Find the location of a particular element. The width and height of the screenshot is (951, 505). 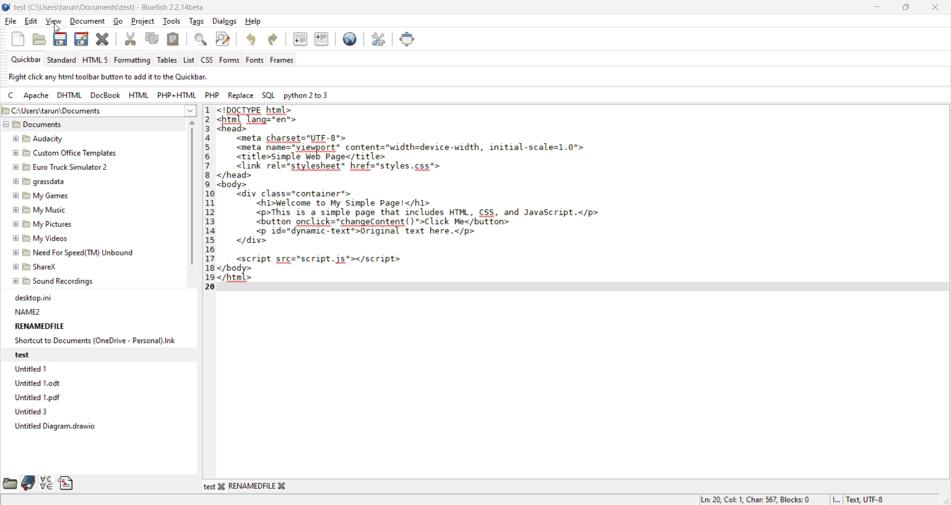

metadata is located at coordinates (794, 499).